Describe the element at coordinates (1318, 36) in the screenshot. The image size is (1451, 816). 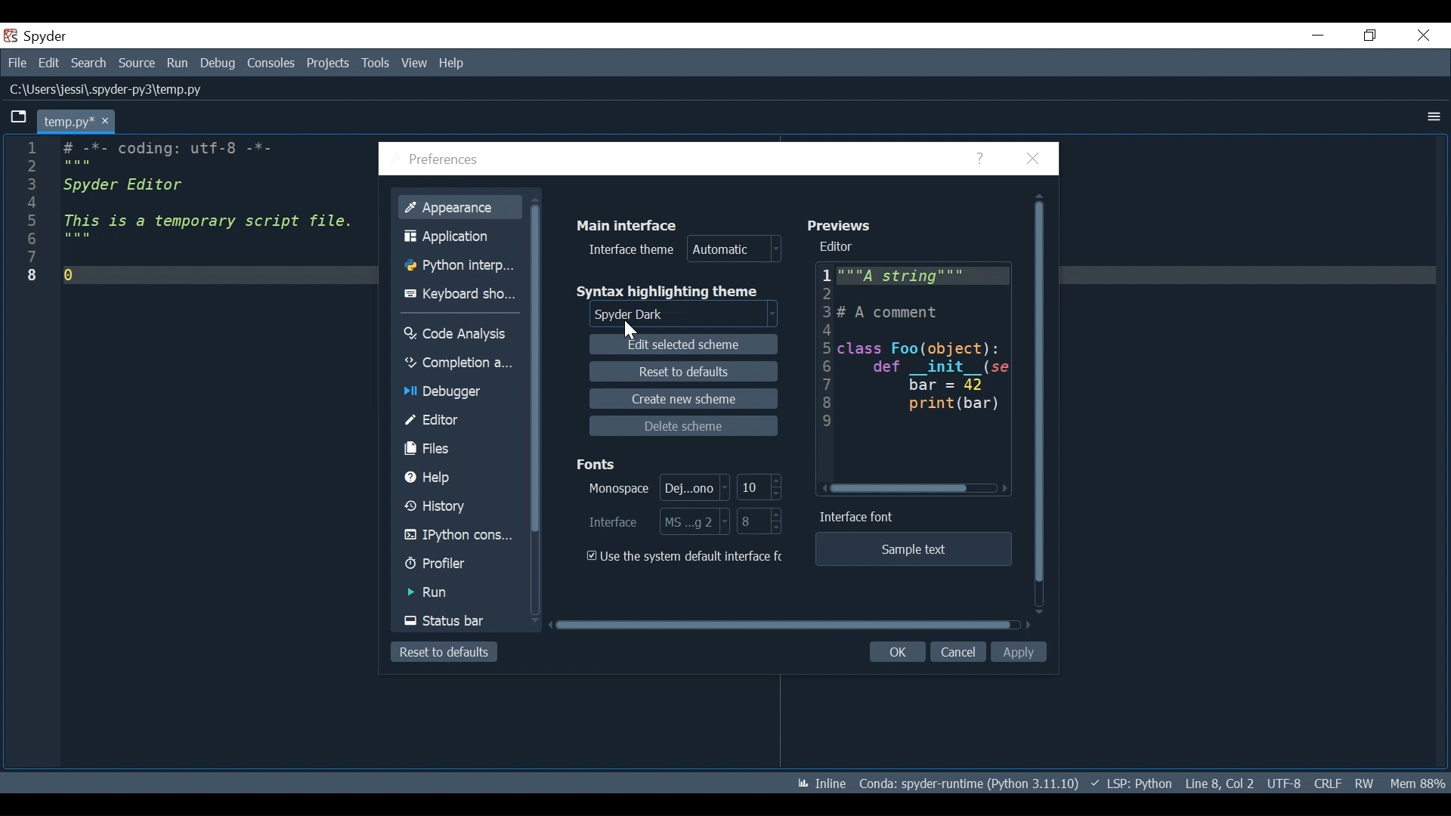
I see `Minimize` at that location.